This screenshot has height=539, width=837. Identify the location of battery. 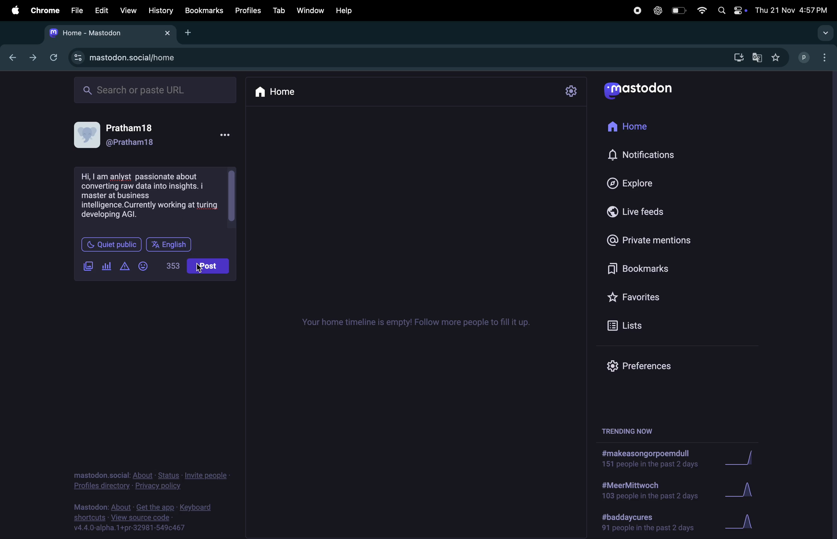
(678, 12).